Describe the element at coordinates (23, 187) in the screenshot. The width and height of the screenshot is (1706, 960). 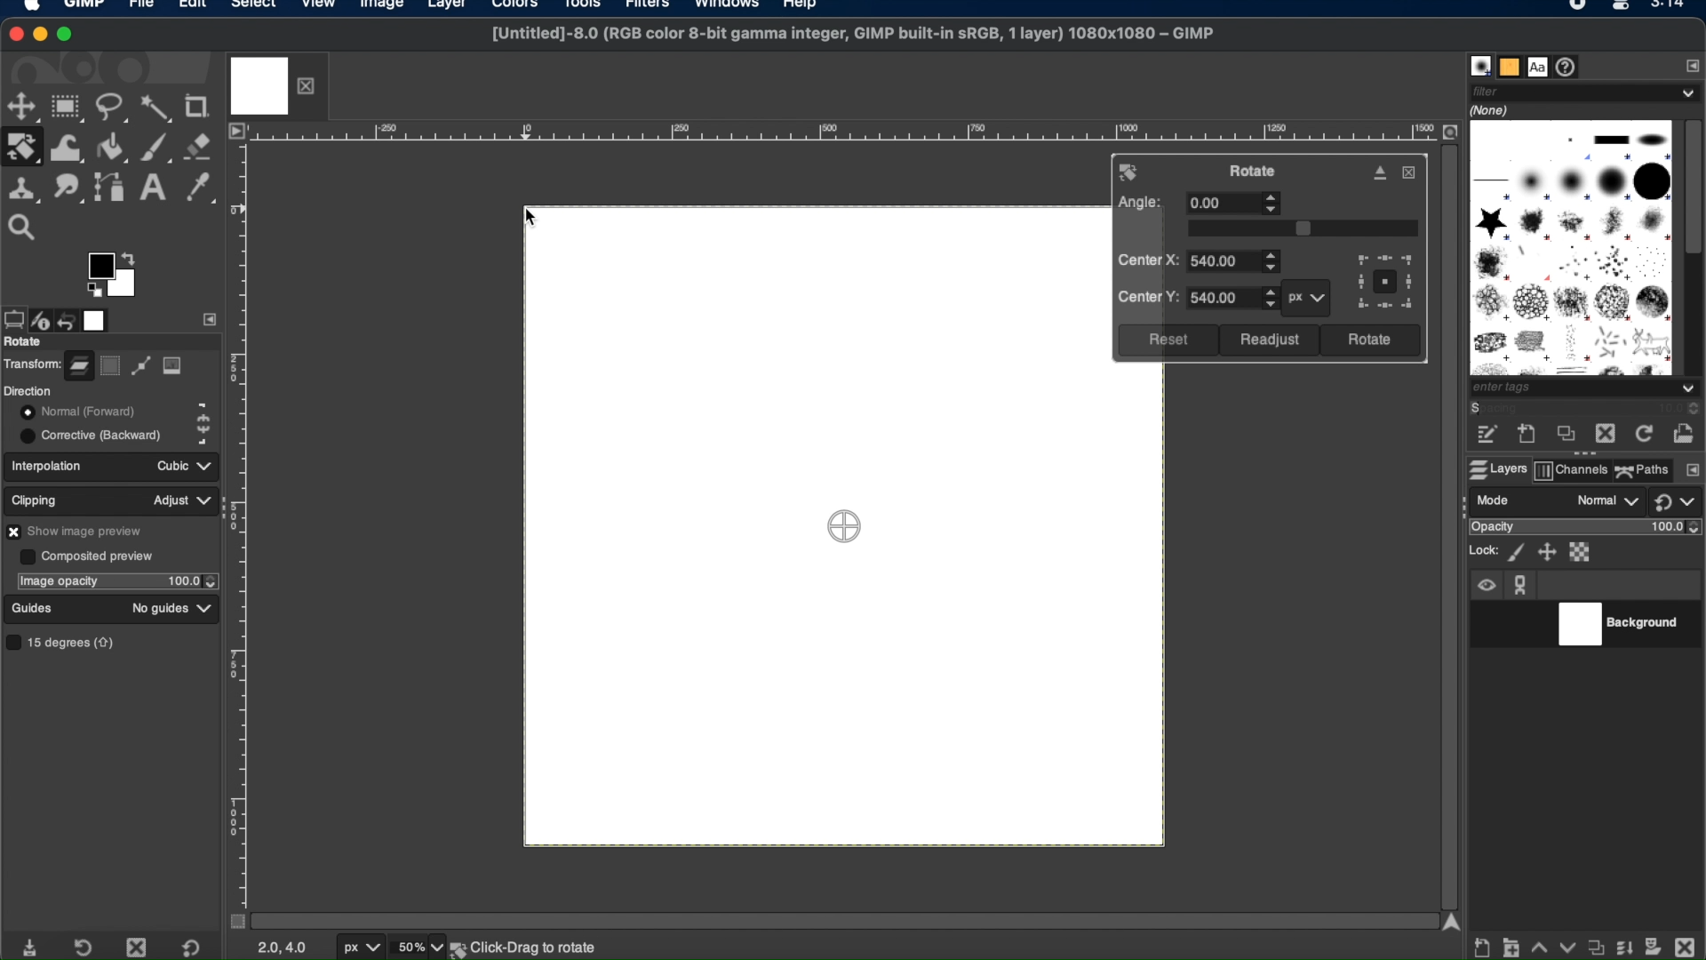
I see `clone tool` at that location.